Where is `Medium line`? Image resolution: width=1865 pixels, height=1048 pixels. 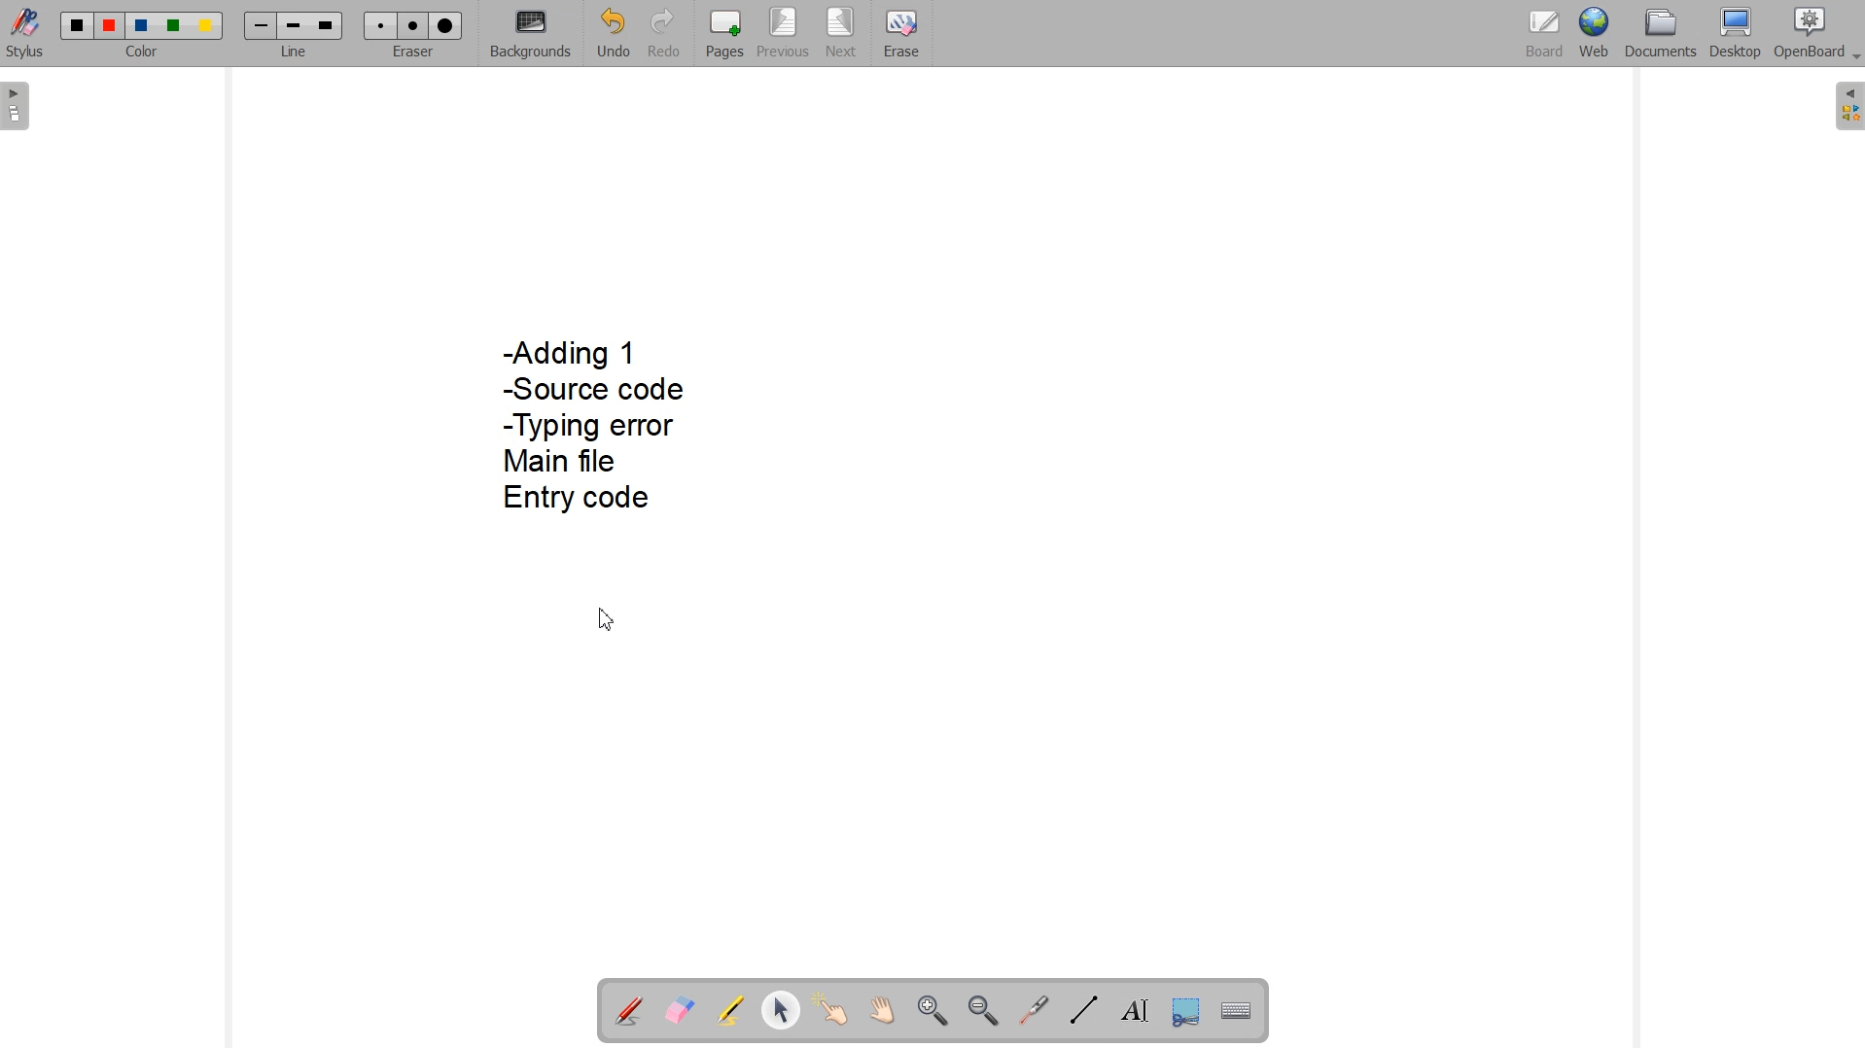 Medium line is located at coordinates (295, 26).